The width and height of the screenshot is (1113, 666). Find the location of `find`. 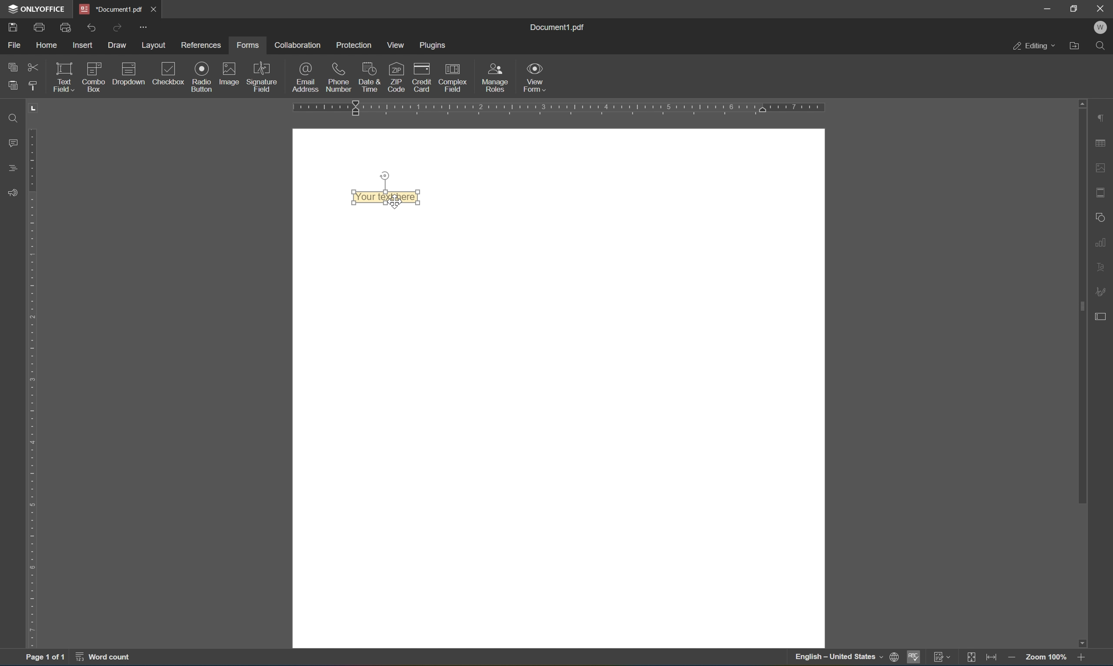

find is located at coordinates (1102, 46).